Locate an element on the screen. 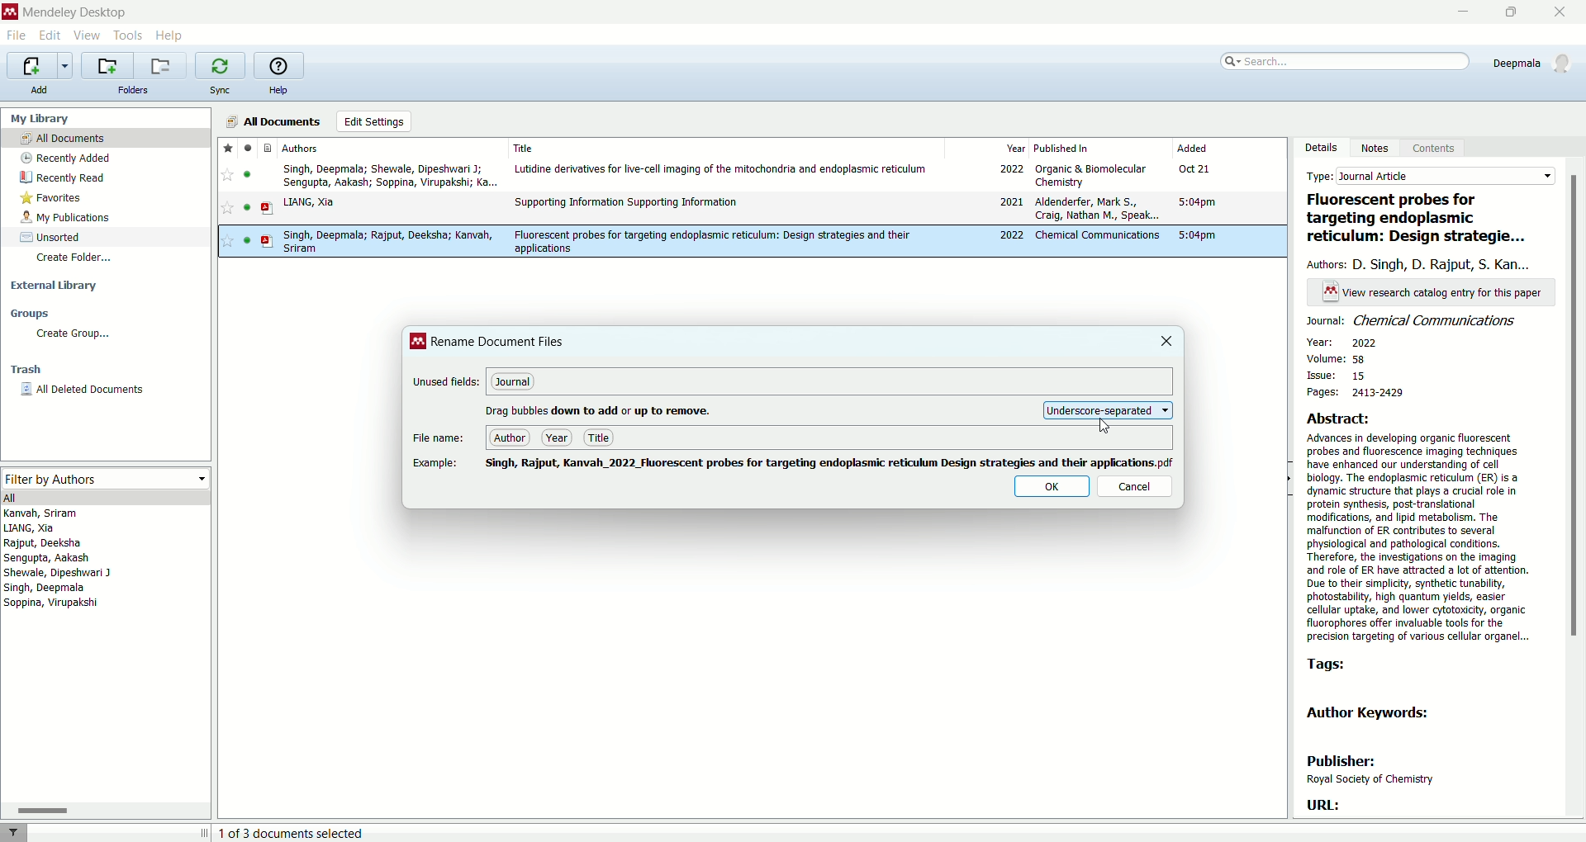 The width and height of the screenshot is (1586, 842). details is located at coordinates (1321, 148).